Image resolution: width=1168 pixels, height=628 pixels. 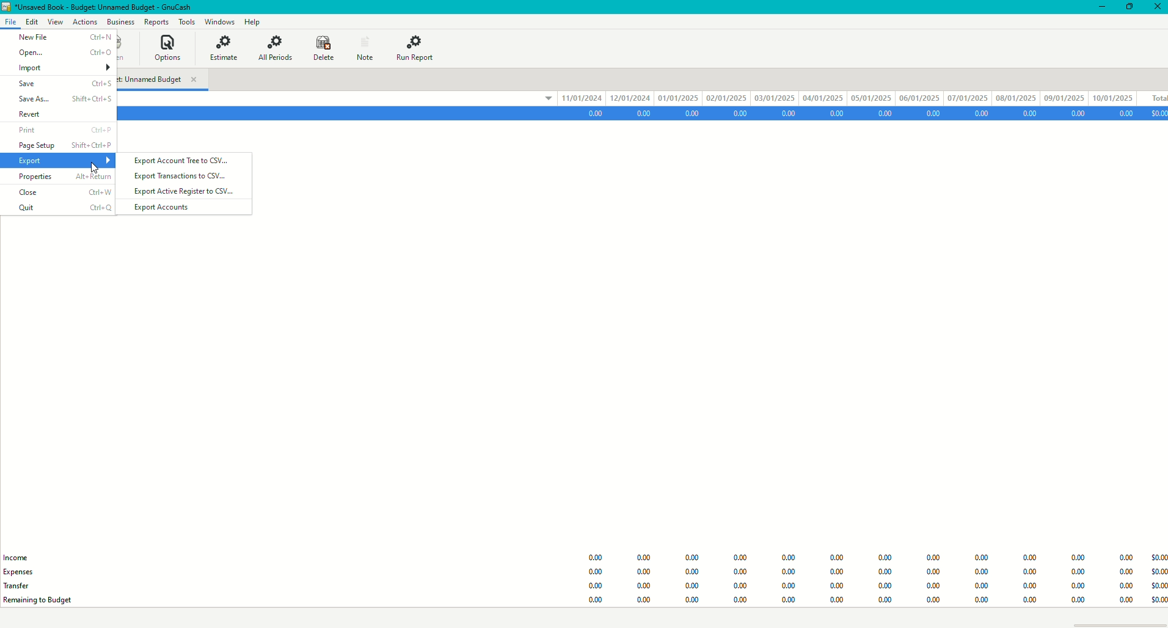 What do you see at coordinates (218, 21) in the screenshot?
I see `Windows` at bounding box center [218, 21].